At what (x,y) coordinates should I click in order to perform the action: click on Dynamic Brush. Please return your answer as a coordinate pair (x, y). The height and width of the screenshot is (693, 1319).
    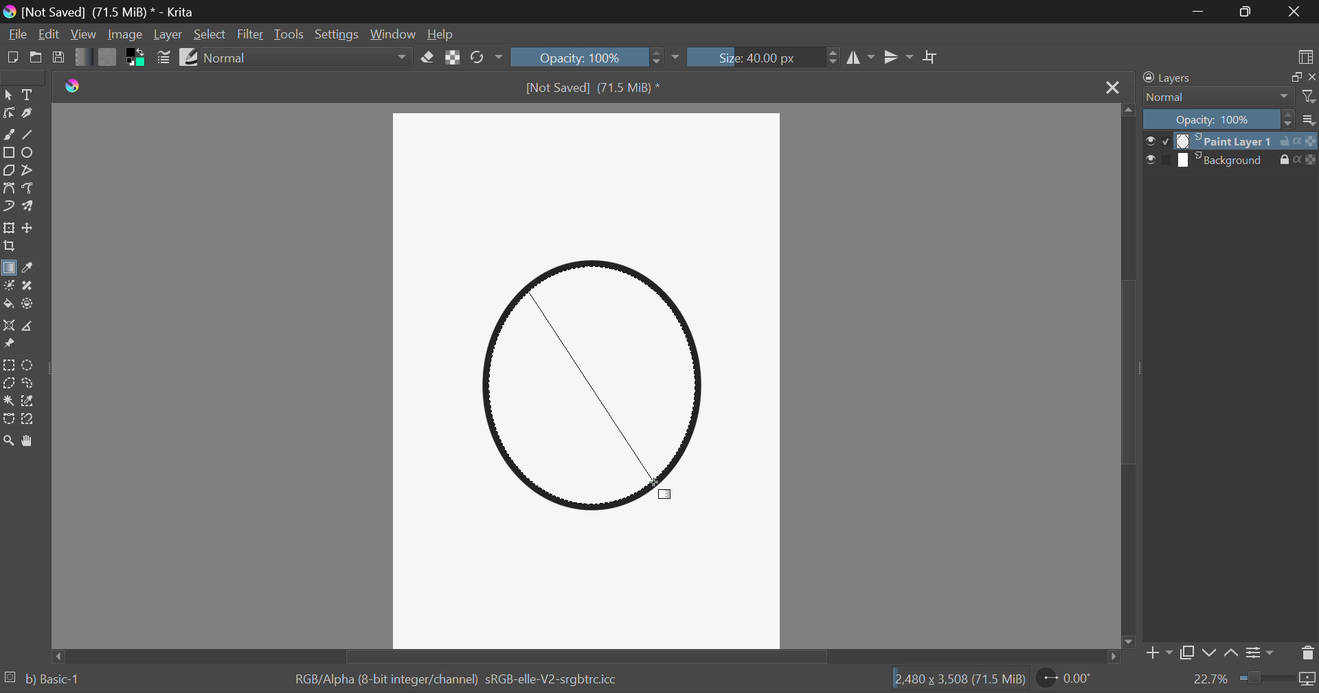
    Looking at the image, I should click on (9, 208).